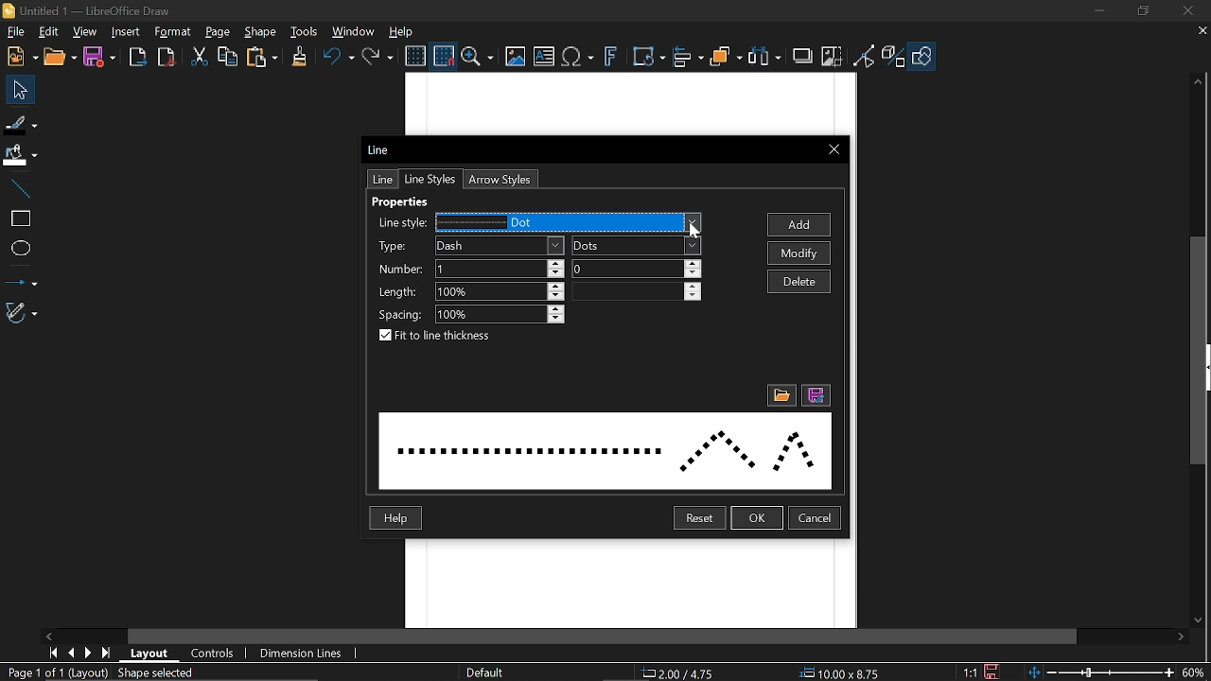 The width and height of the screenshot is (1211, 681). Describe the element at coordinates (1202, 622) in the screenshot. I see `Move down` at that location.